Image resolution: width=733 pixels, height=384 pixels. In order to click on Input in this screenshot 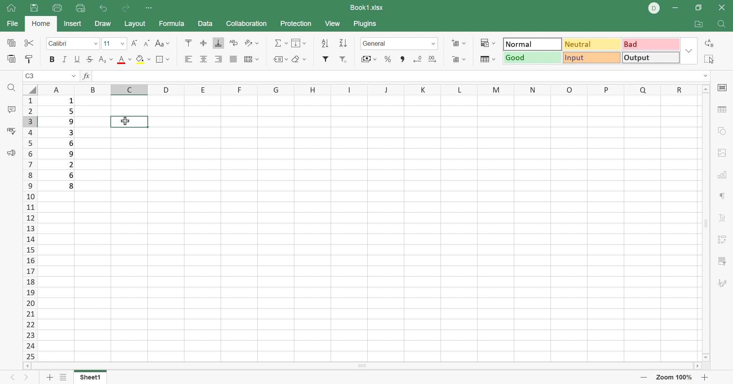, I will do `click(591, 58)`.